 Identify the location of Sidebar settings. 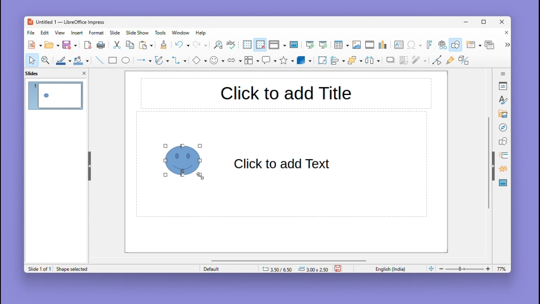
(503, 73).